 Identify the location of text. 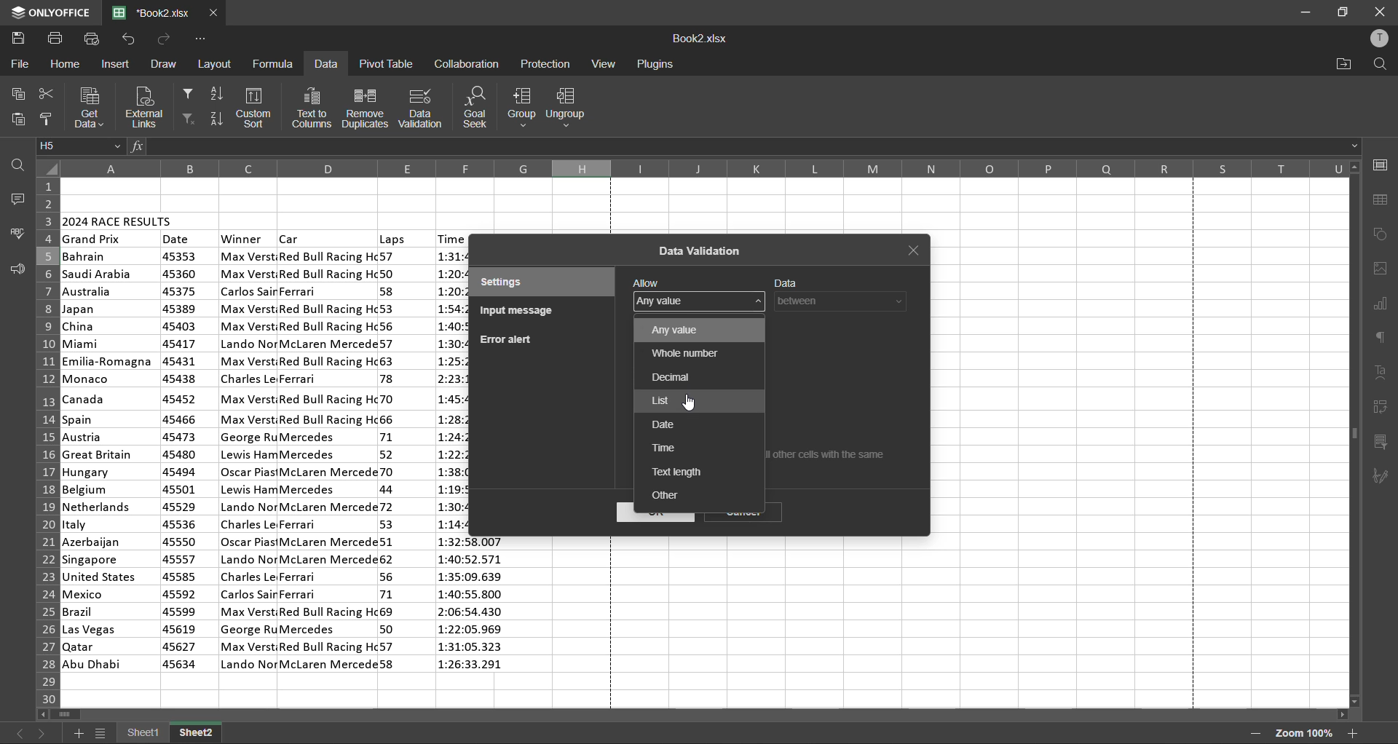
(1382, 373).